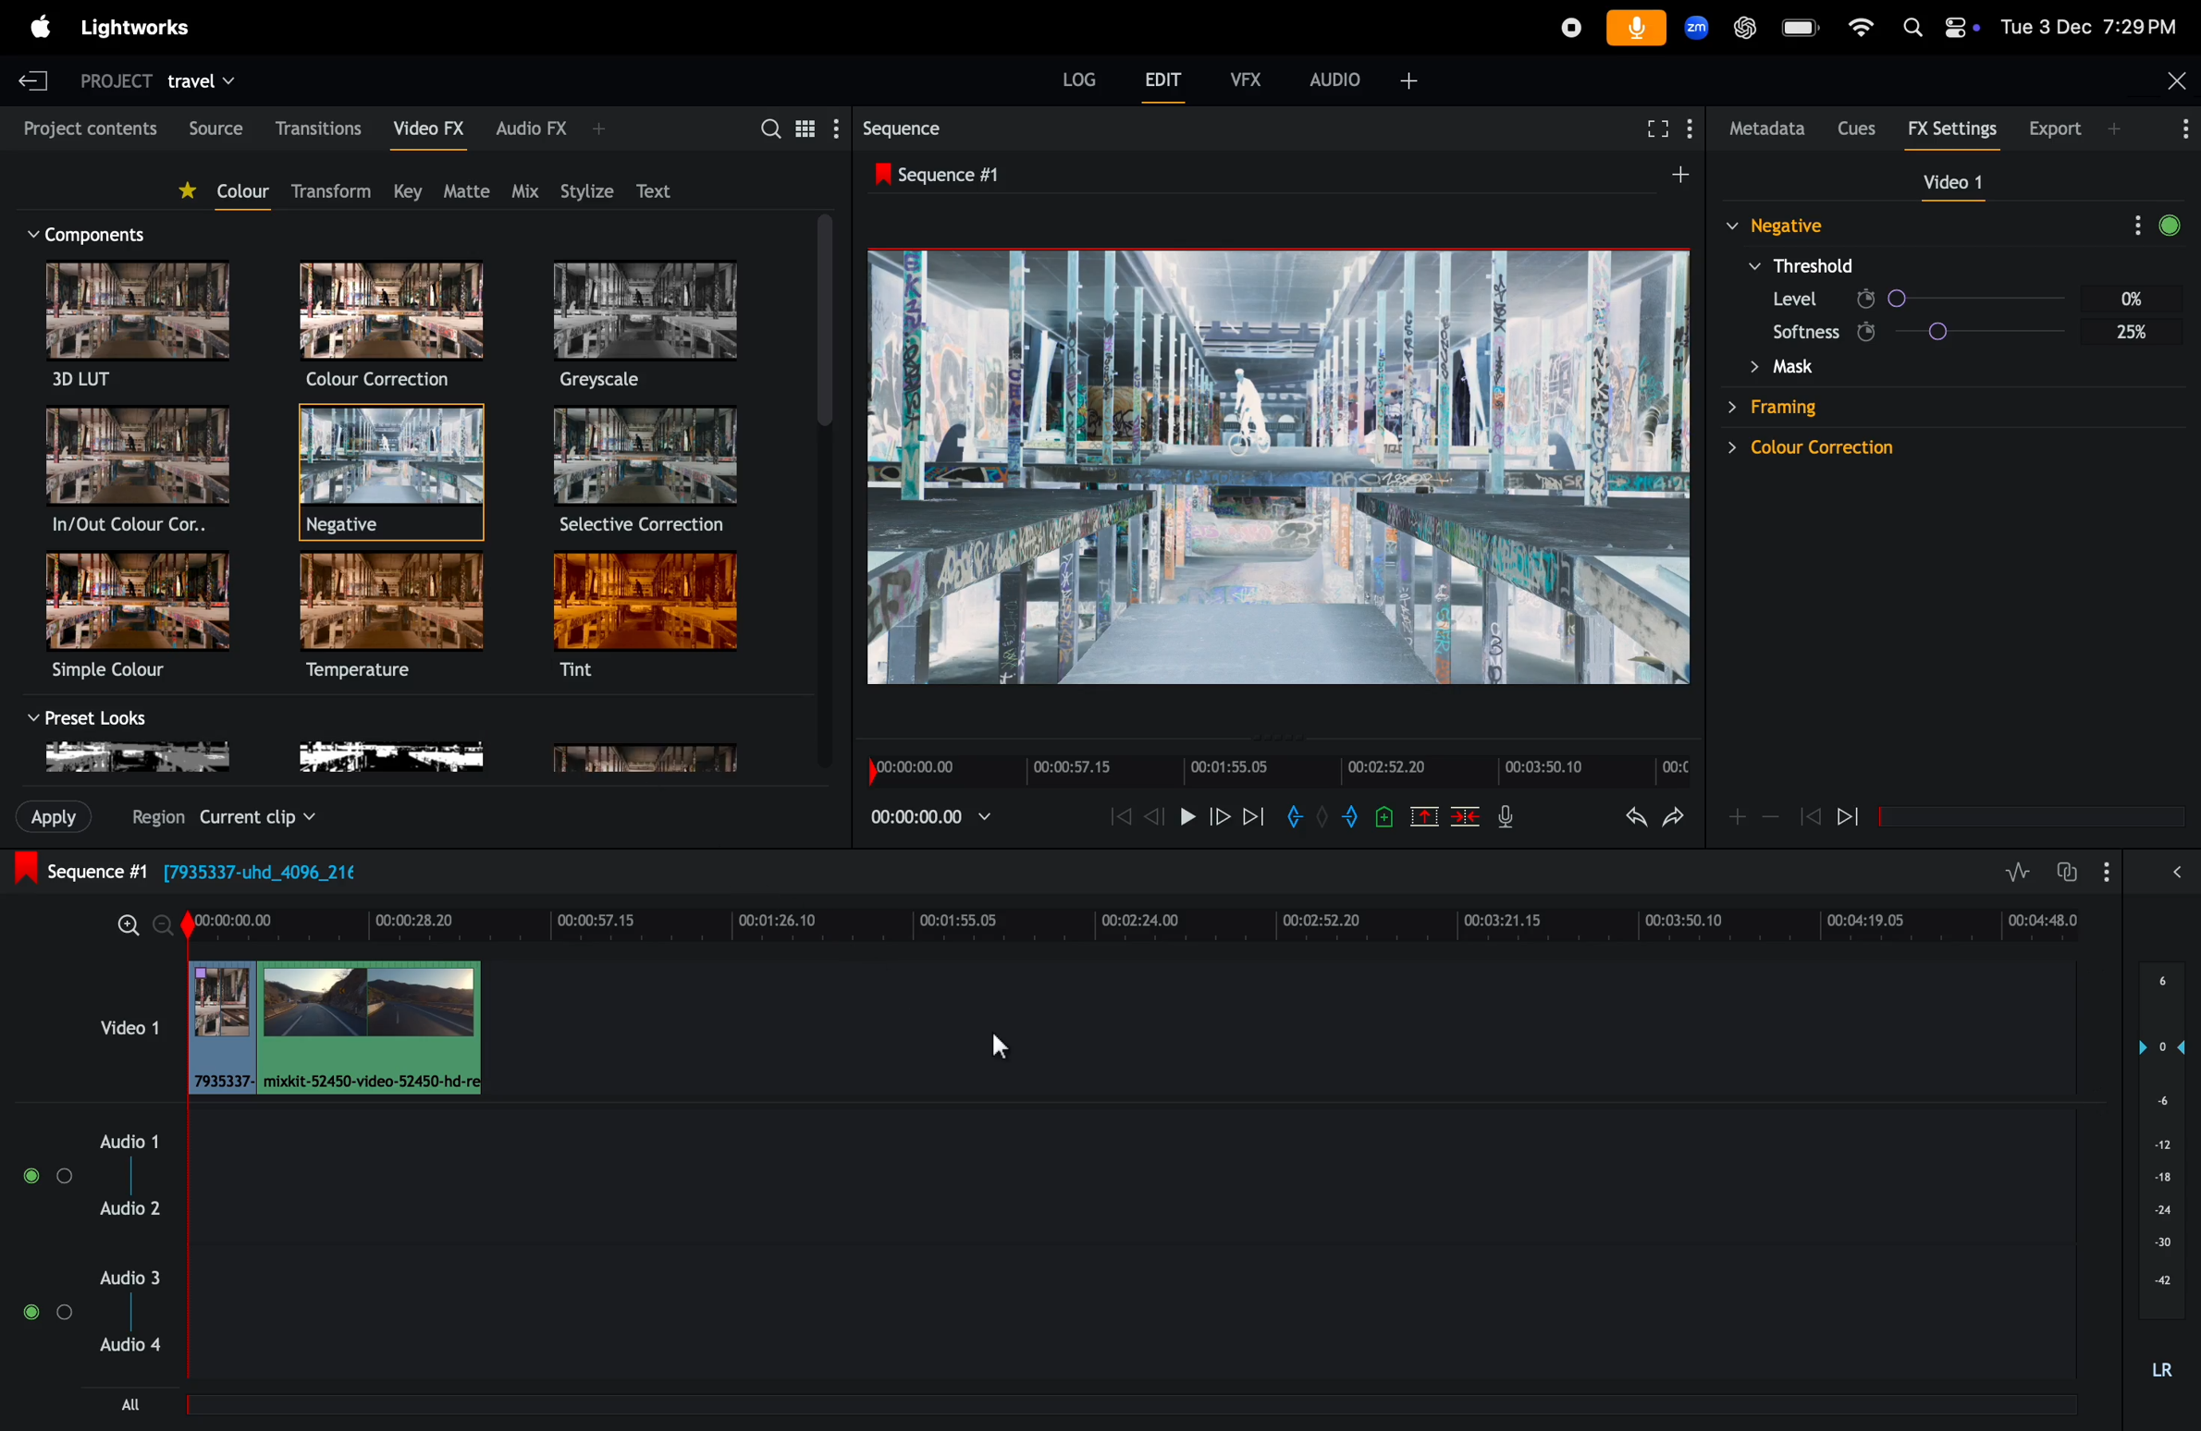  What do you see at coordinates (115, 80) in the screenshot?
I see `project` at bounding box center [115, 80].